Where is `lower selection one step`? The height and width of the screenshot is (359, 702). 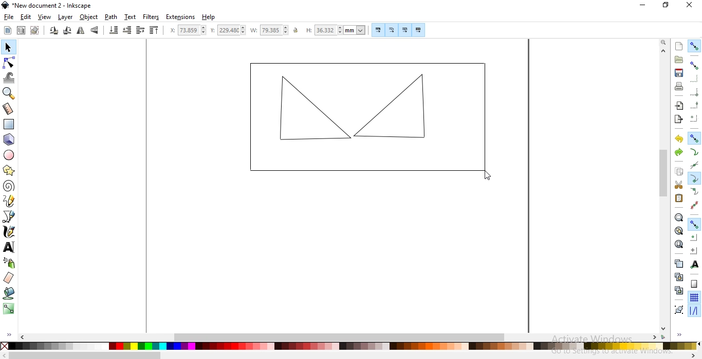
lower selection one step is located at coordinates (127, 31).